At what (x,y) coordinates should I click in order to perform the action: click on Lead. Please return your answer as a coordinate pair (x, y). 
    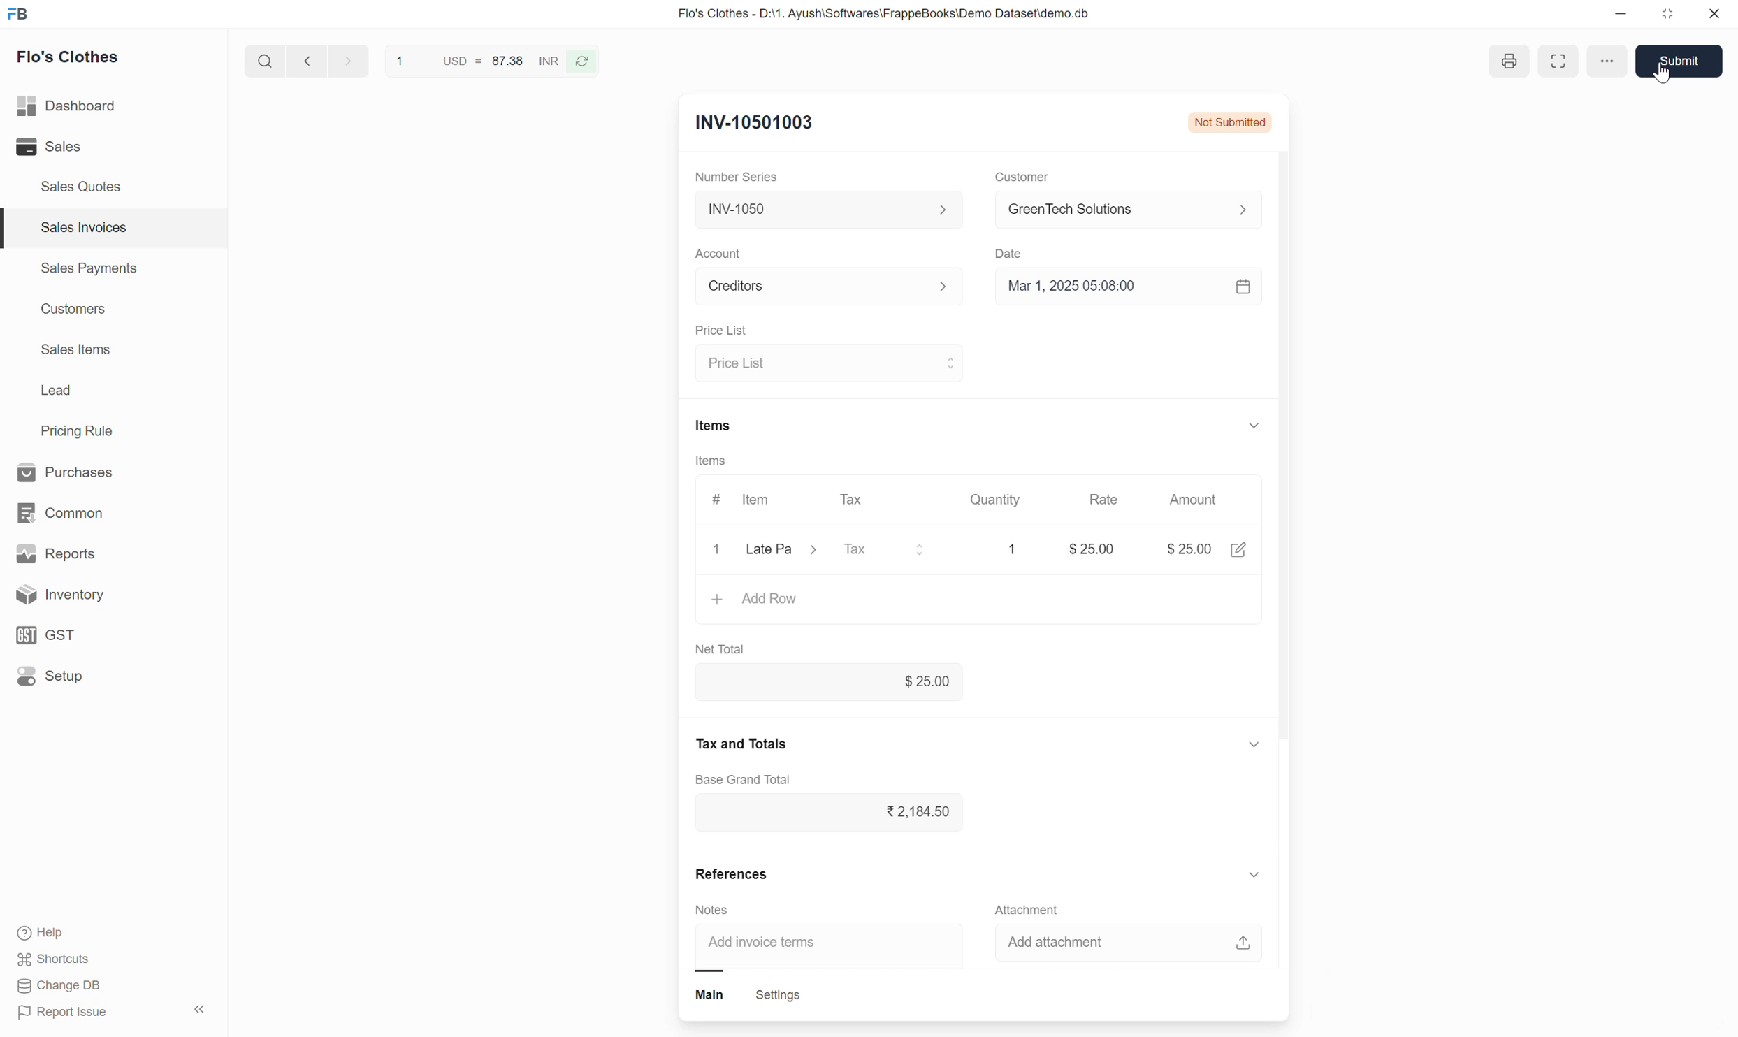
    Looking at the image, I should click on (56, 392).